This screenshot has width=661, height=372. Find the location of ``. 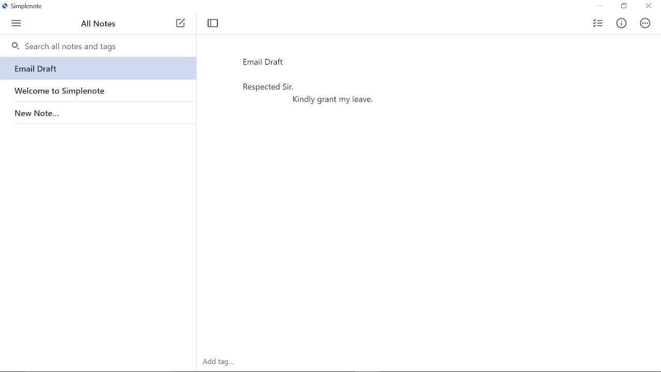

 is located at coordinates (221, 361).